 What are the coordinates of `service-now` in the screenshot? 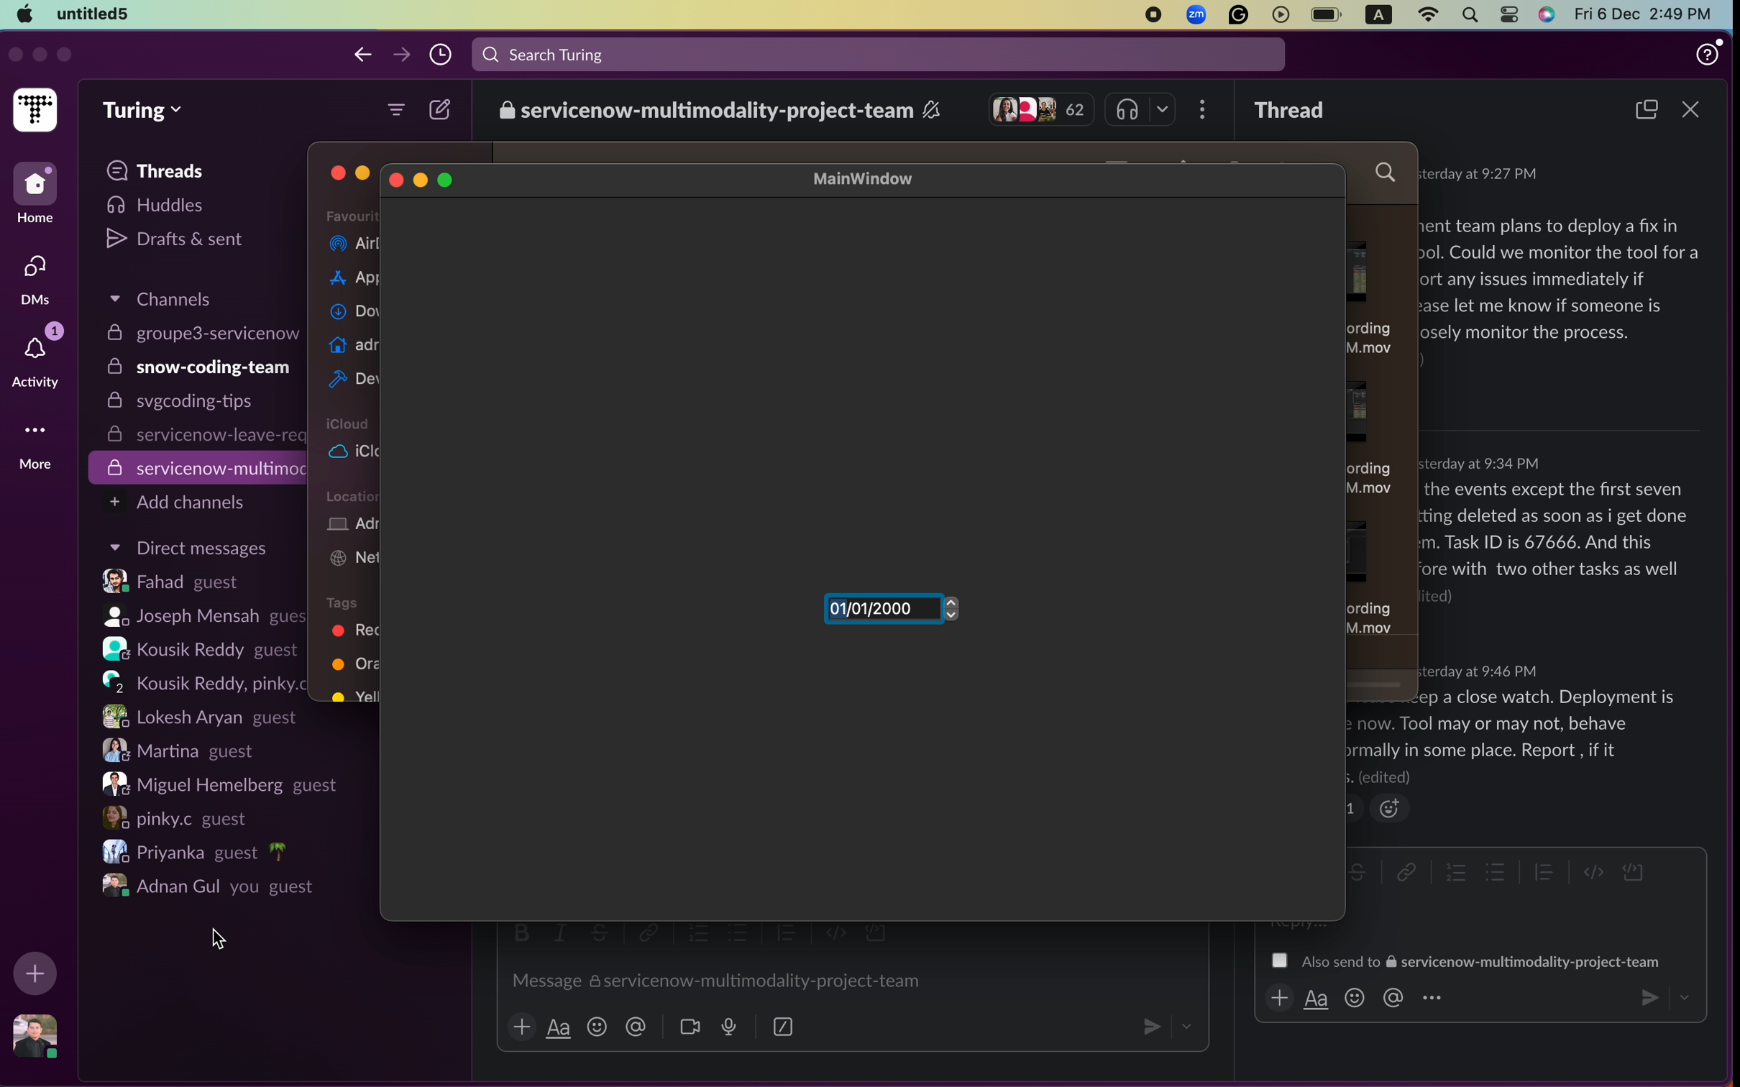 It's located at (201, 468).